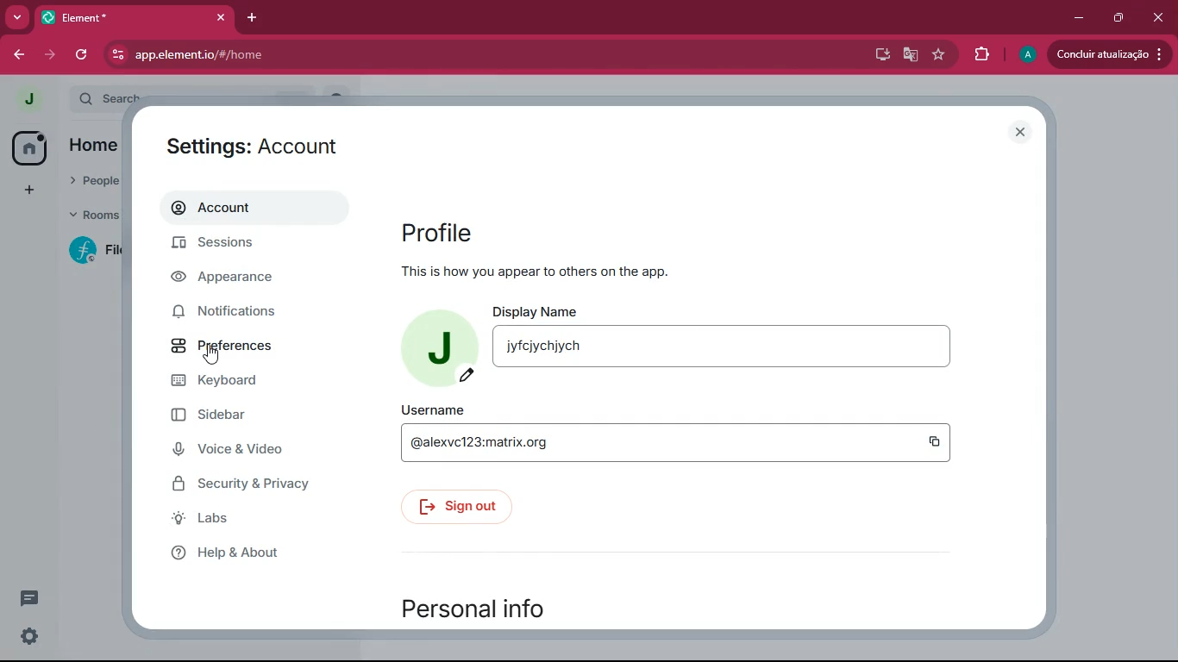 The width and height of the screenshot is (1178, 662). I want to click on search, so click(108, 94).